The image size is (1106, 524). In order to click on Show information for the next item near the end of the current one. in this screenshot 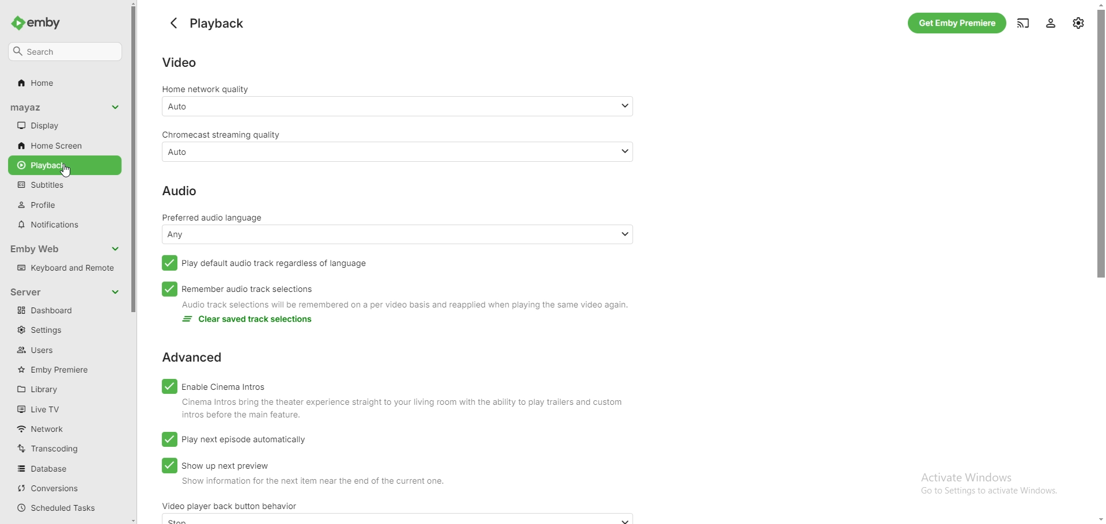, I will do `click(307, 484)`.